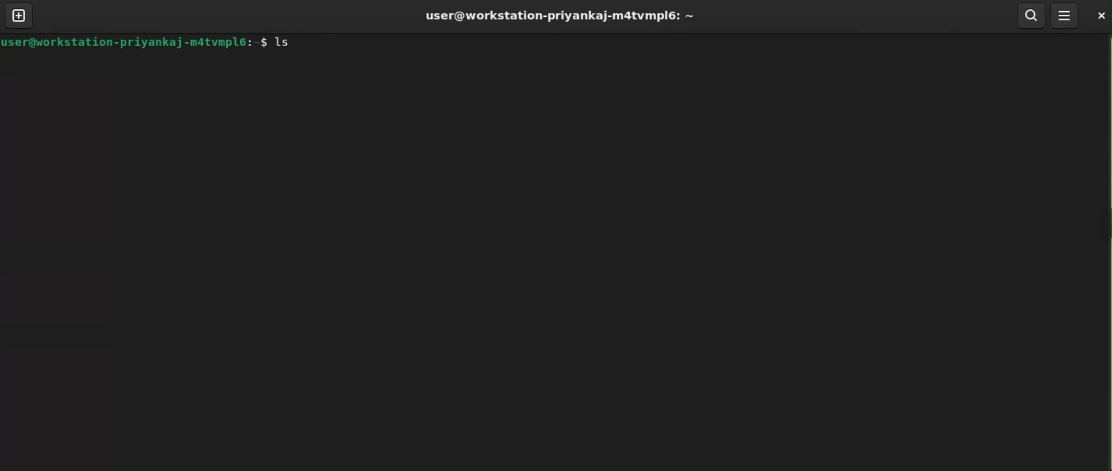 The width and height of the screenshot is (1112, 471). Describe the element at coordinates (1097, 15) in the screenshot. I see `close` at that location.